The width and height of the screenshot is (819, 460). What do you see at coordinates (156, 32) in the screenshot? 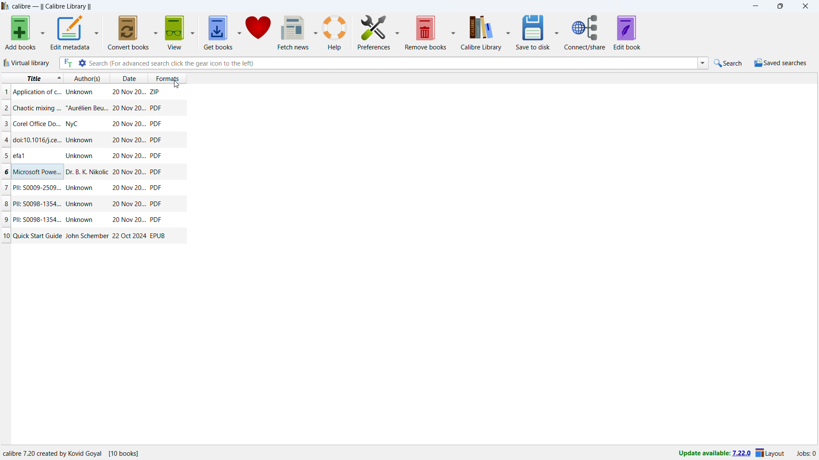
I see `convert books options` at bounding box center [156, 32].